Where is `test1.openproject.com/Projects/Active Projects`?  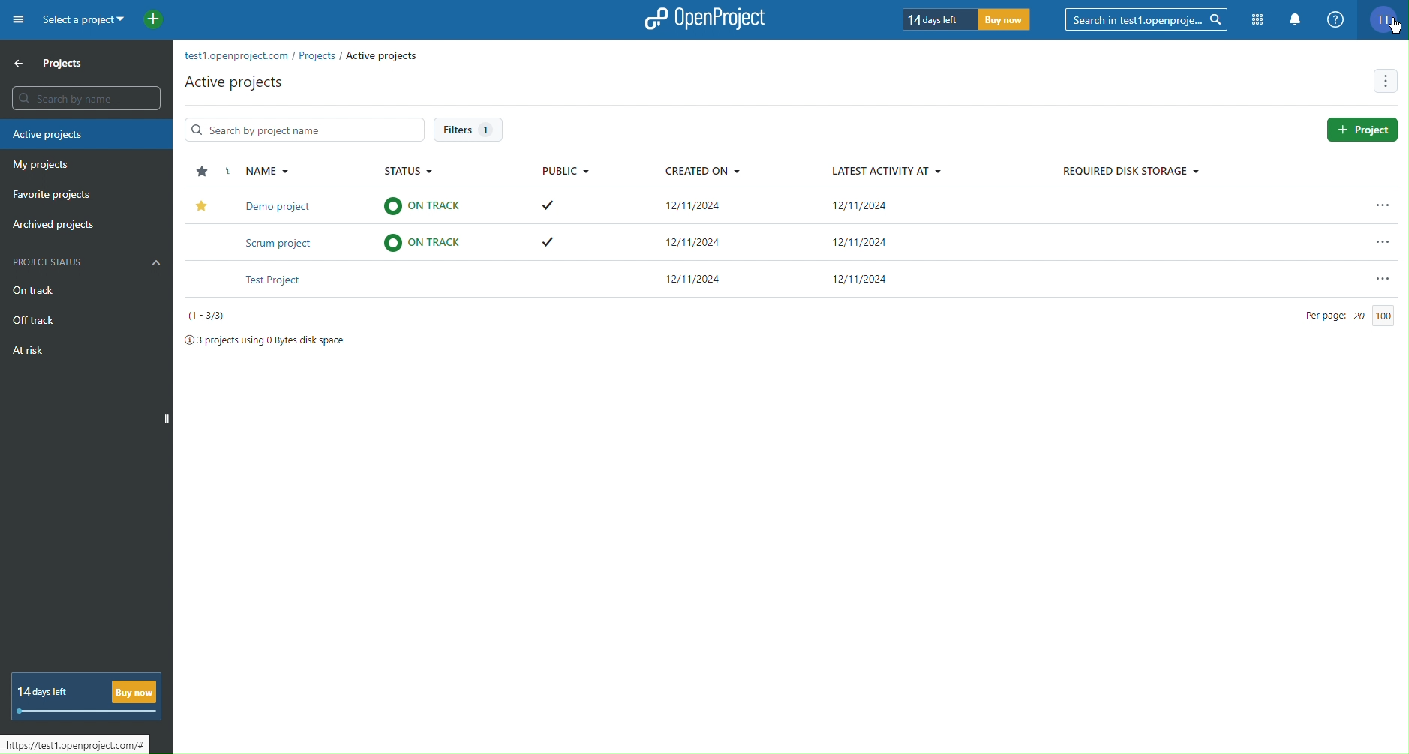
test1.openproject.com/Projects/Active Projects is located at coordinates (317, 54).